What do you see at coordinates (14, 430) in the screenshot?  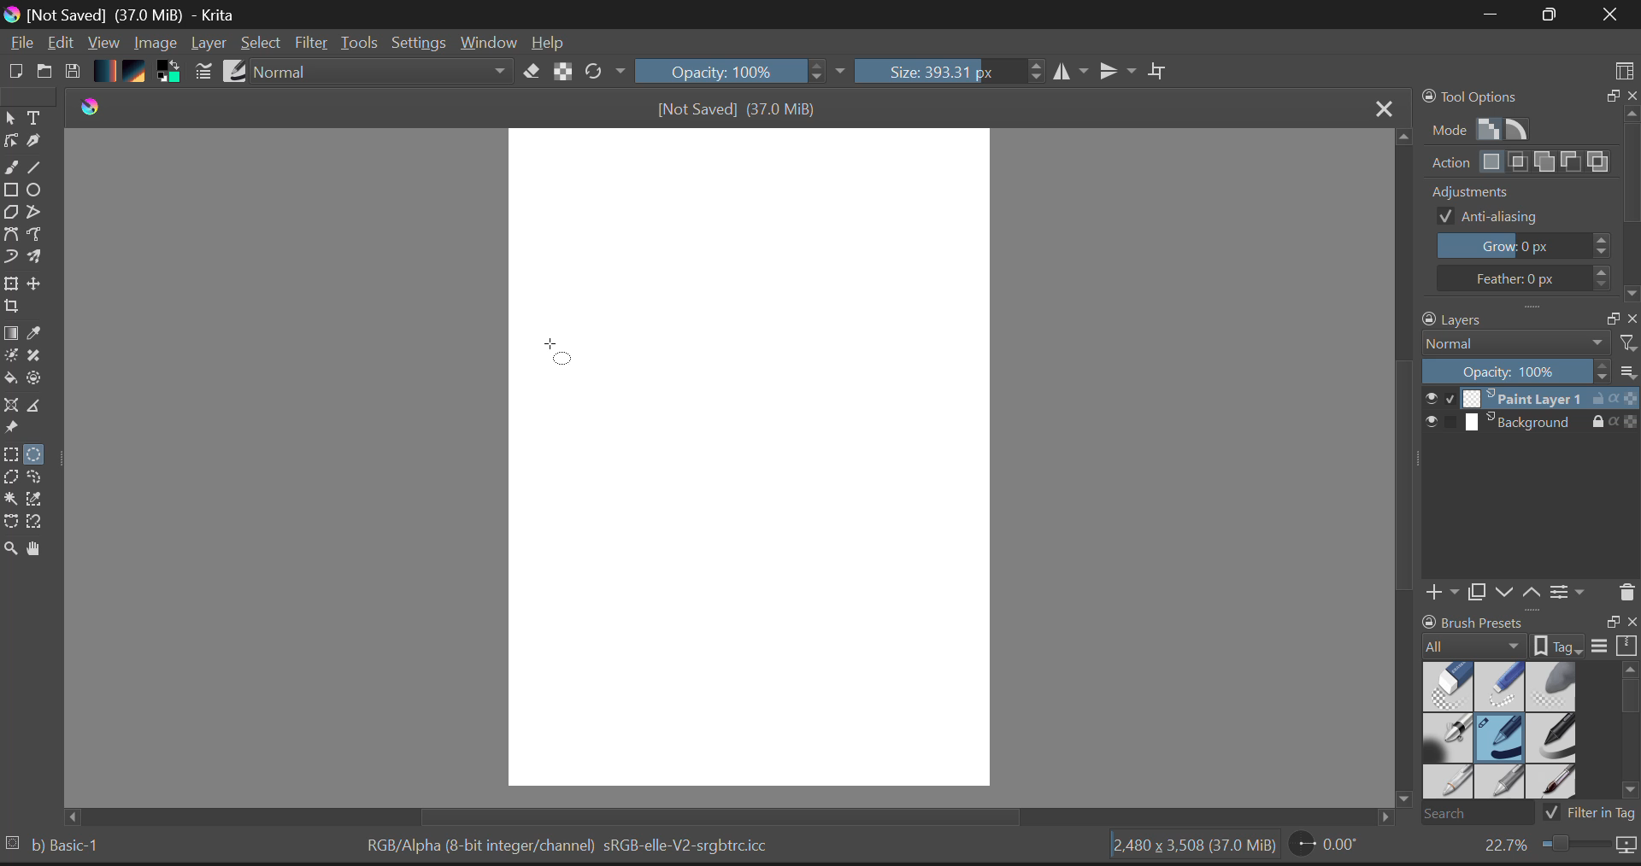 I see `Reference Images` at bounding box center [14, 430].